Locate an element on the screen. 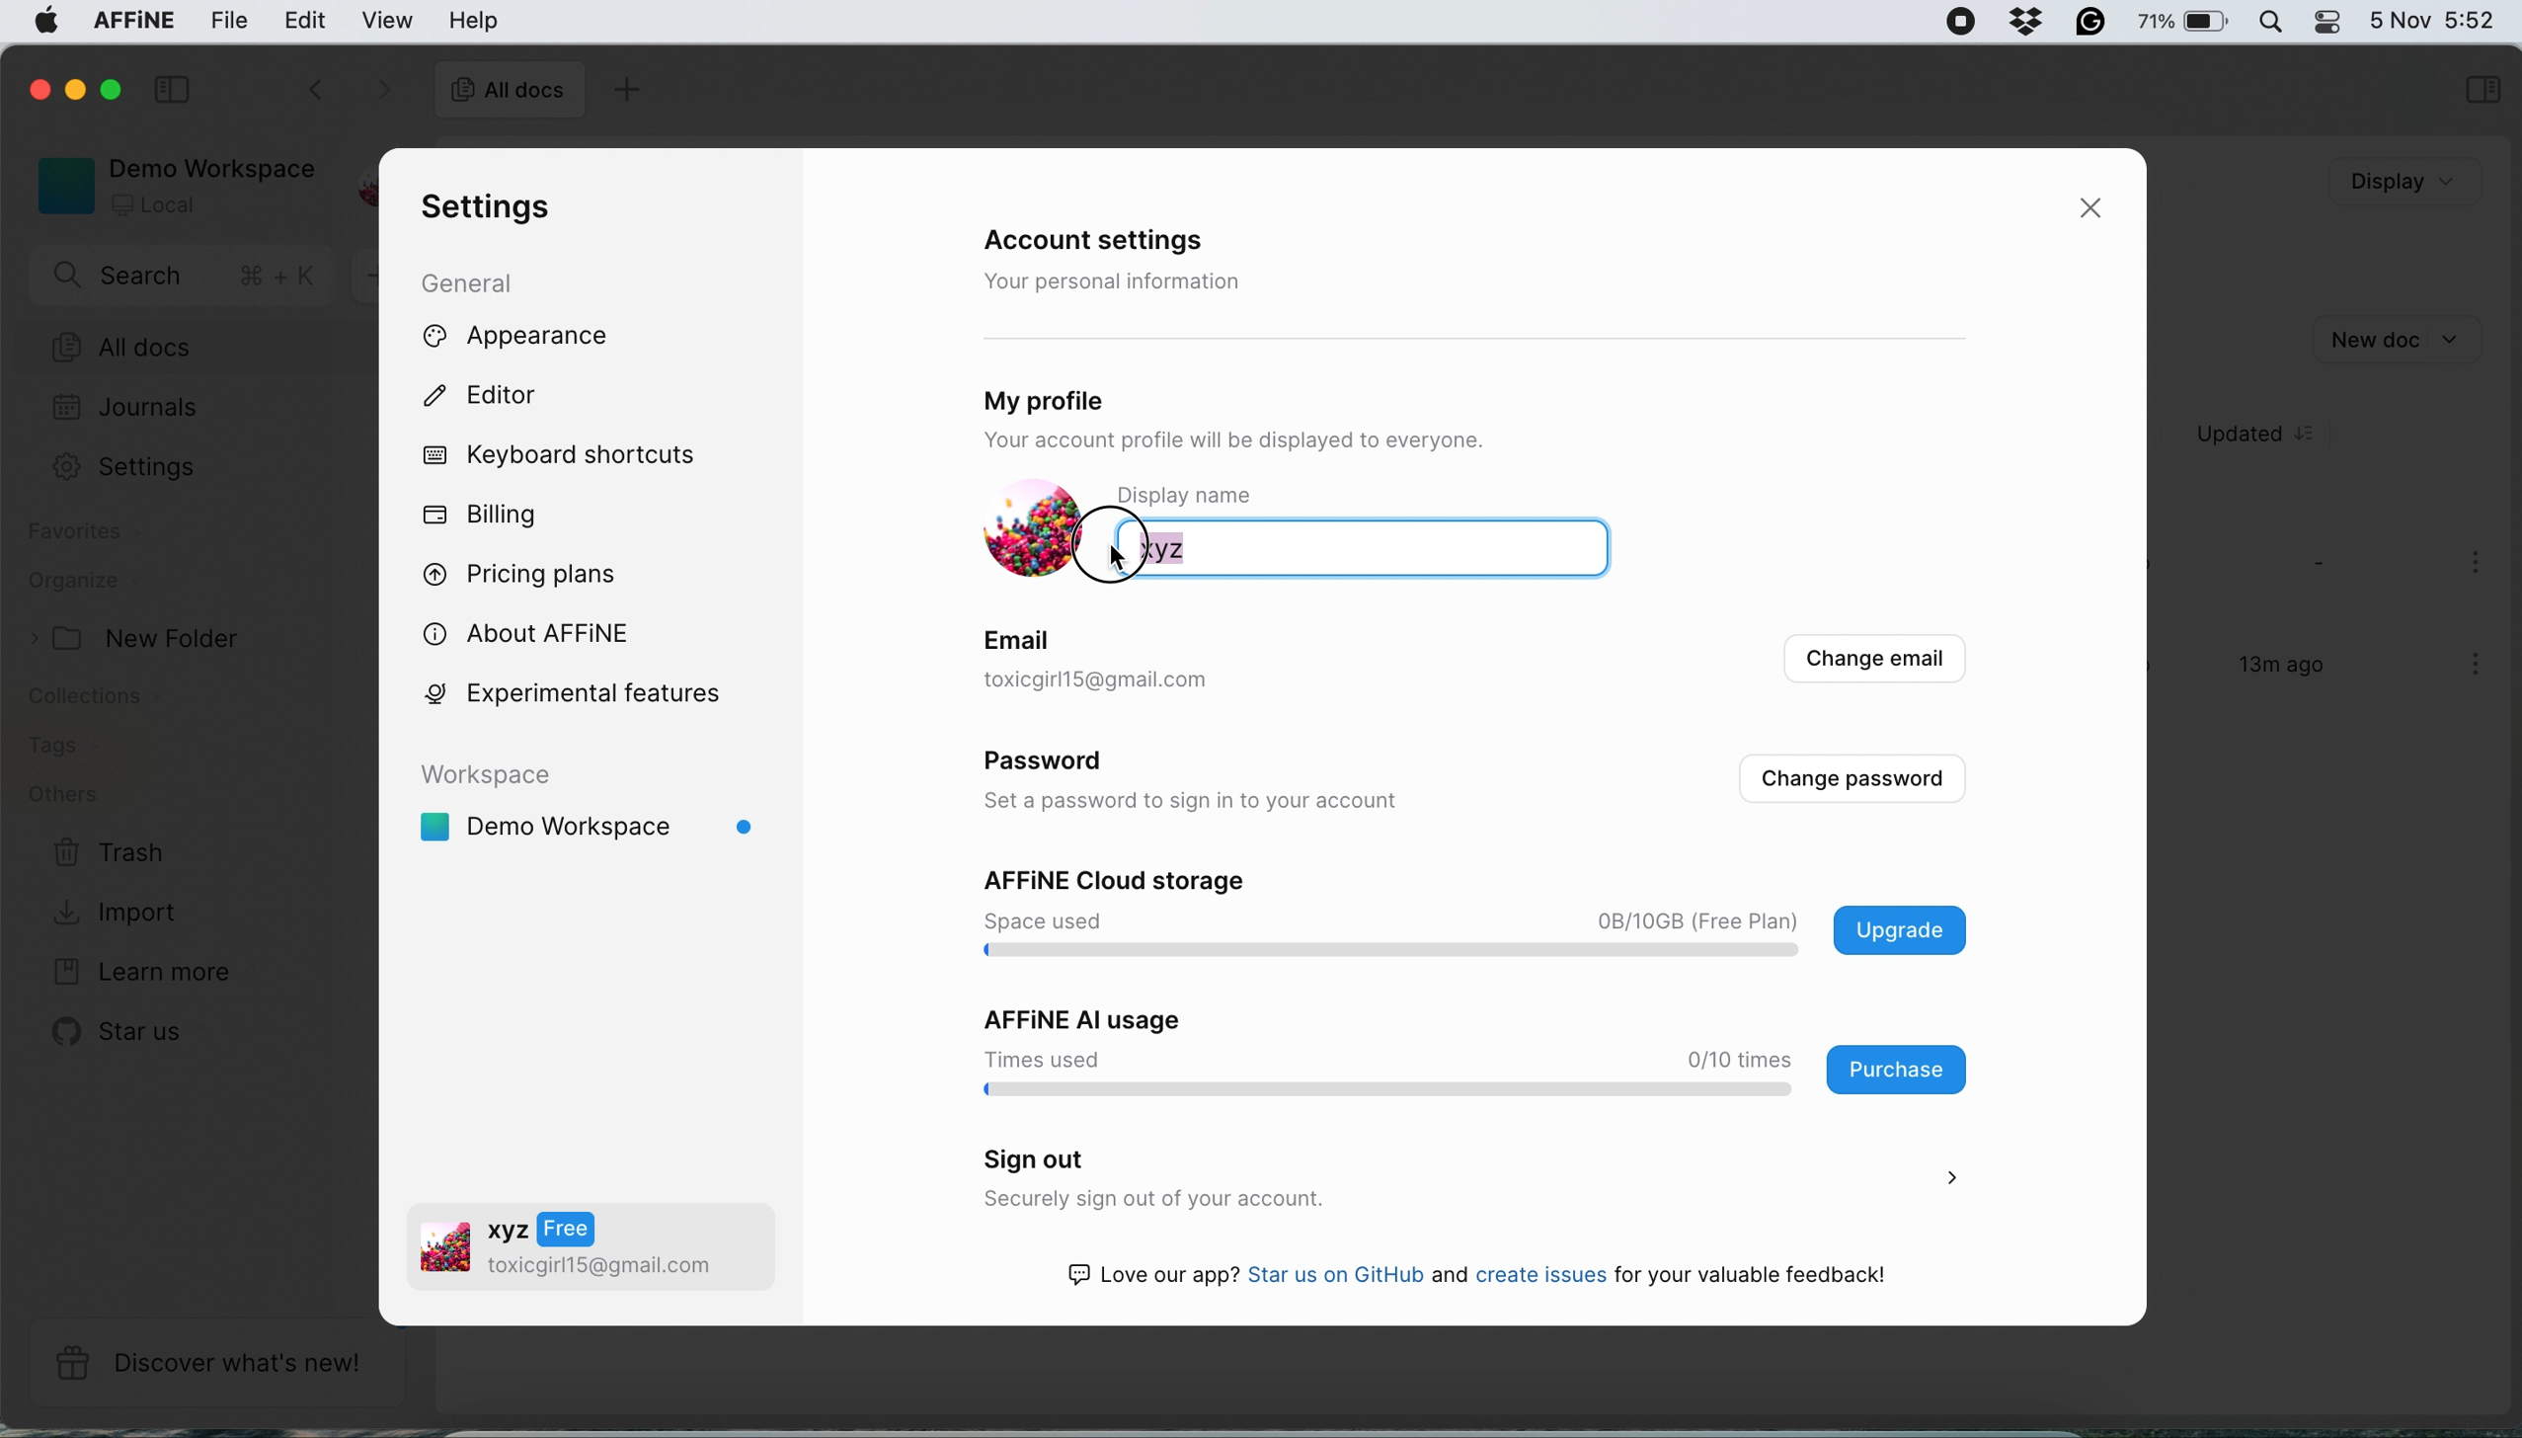 The width and height of the screenshot is (2522, 1438). all docs is located at coordinates (195, 349).